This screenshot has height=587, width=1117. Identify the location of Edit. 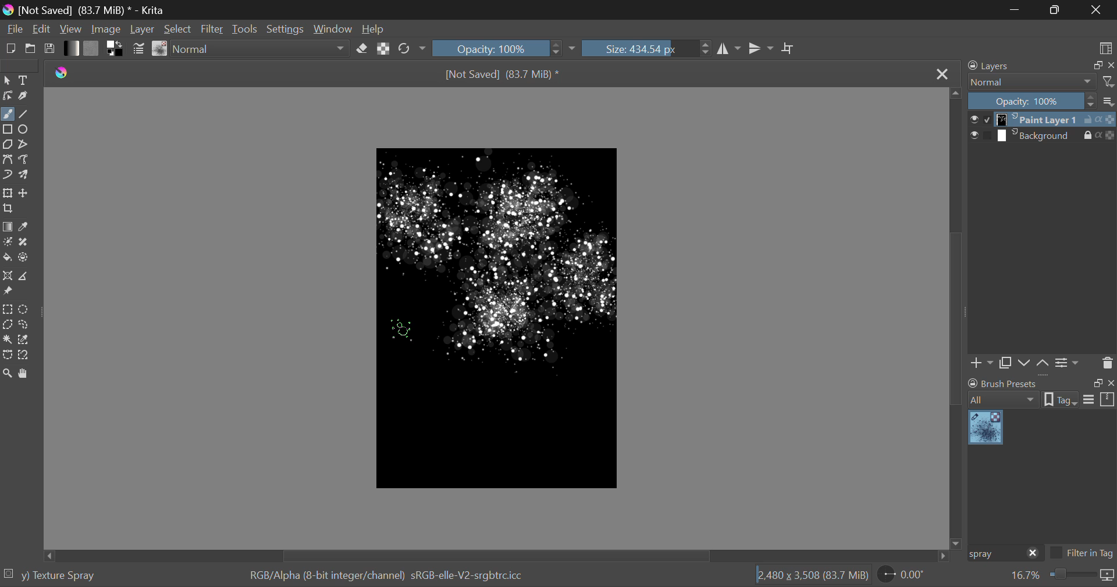
(42, 28).